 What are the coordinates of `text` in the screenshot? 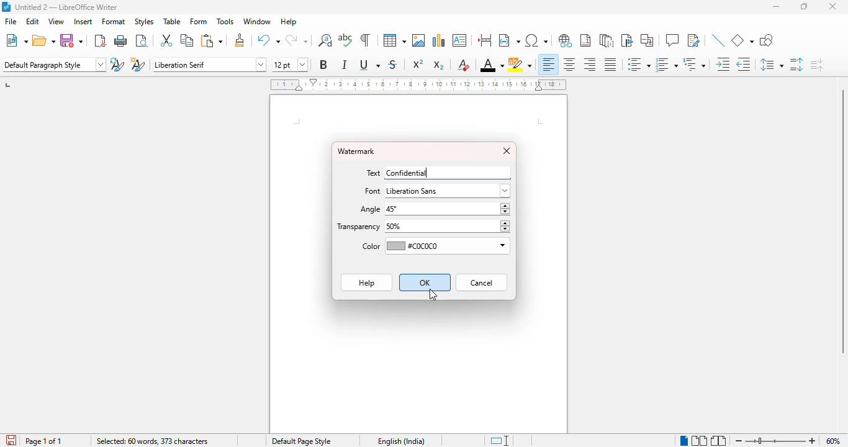 It's located at (374, 173).